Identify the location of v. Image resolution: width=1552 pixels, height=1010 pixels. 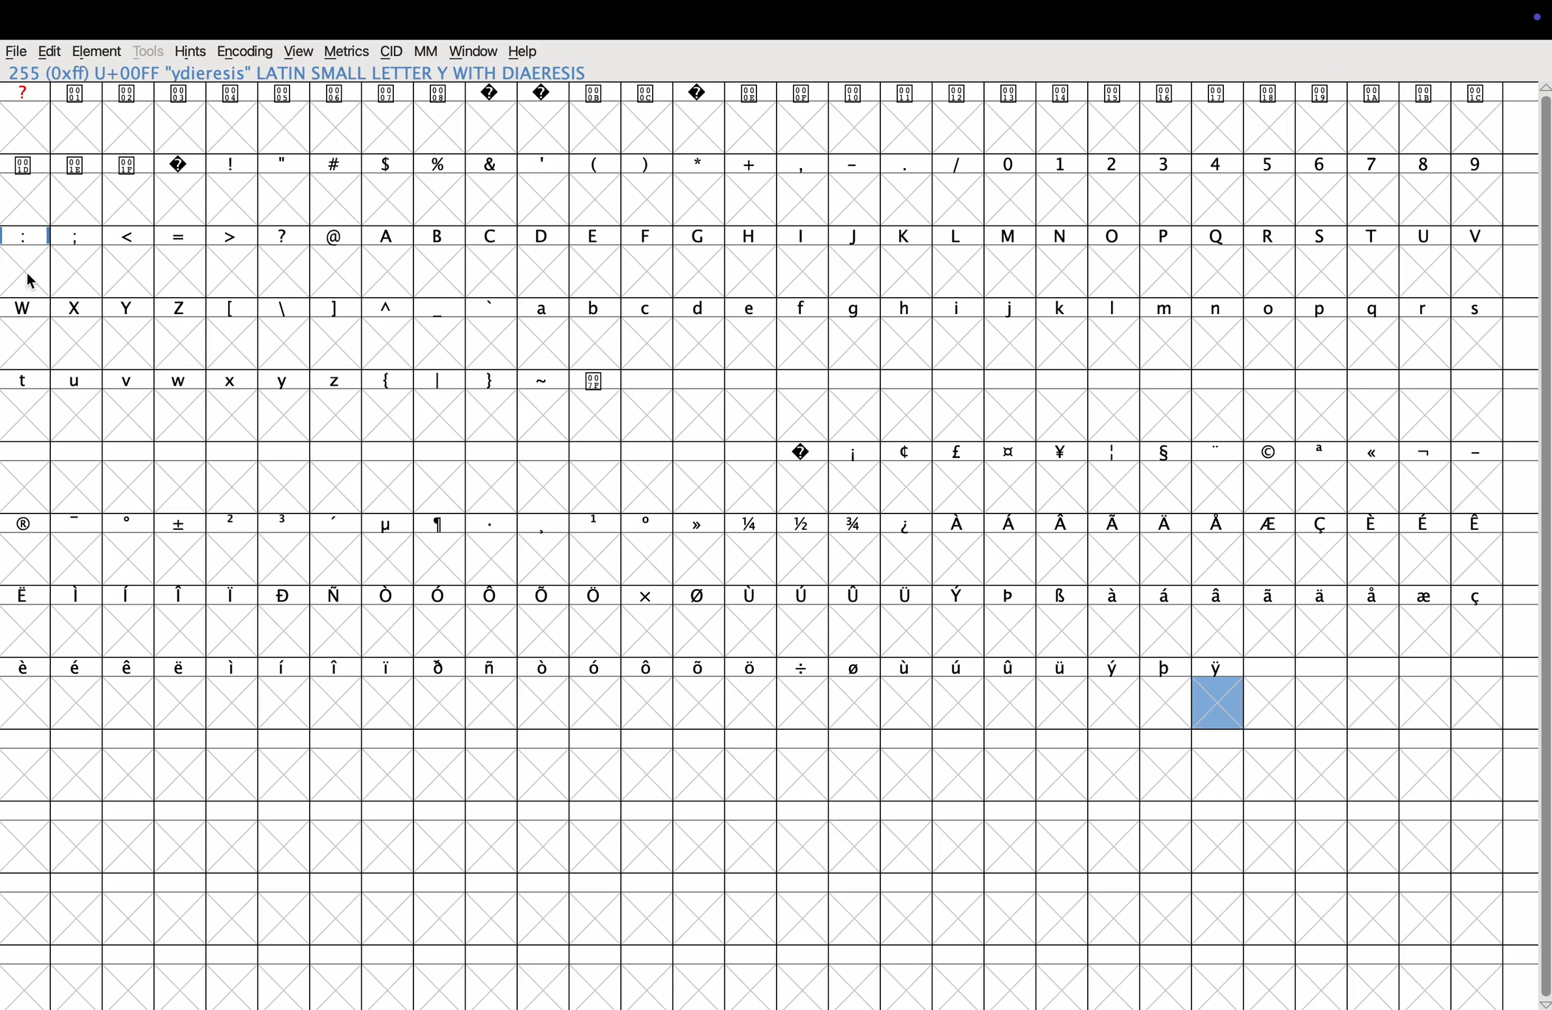
(128, 403).